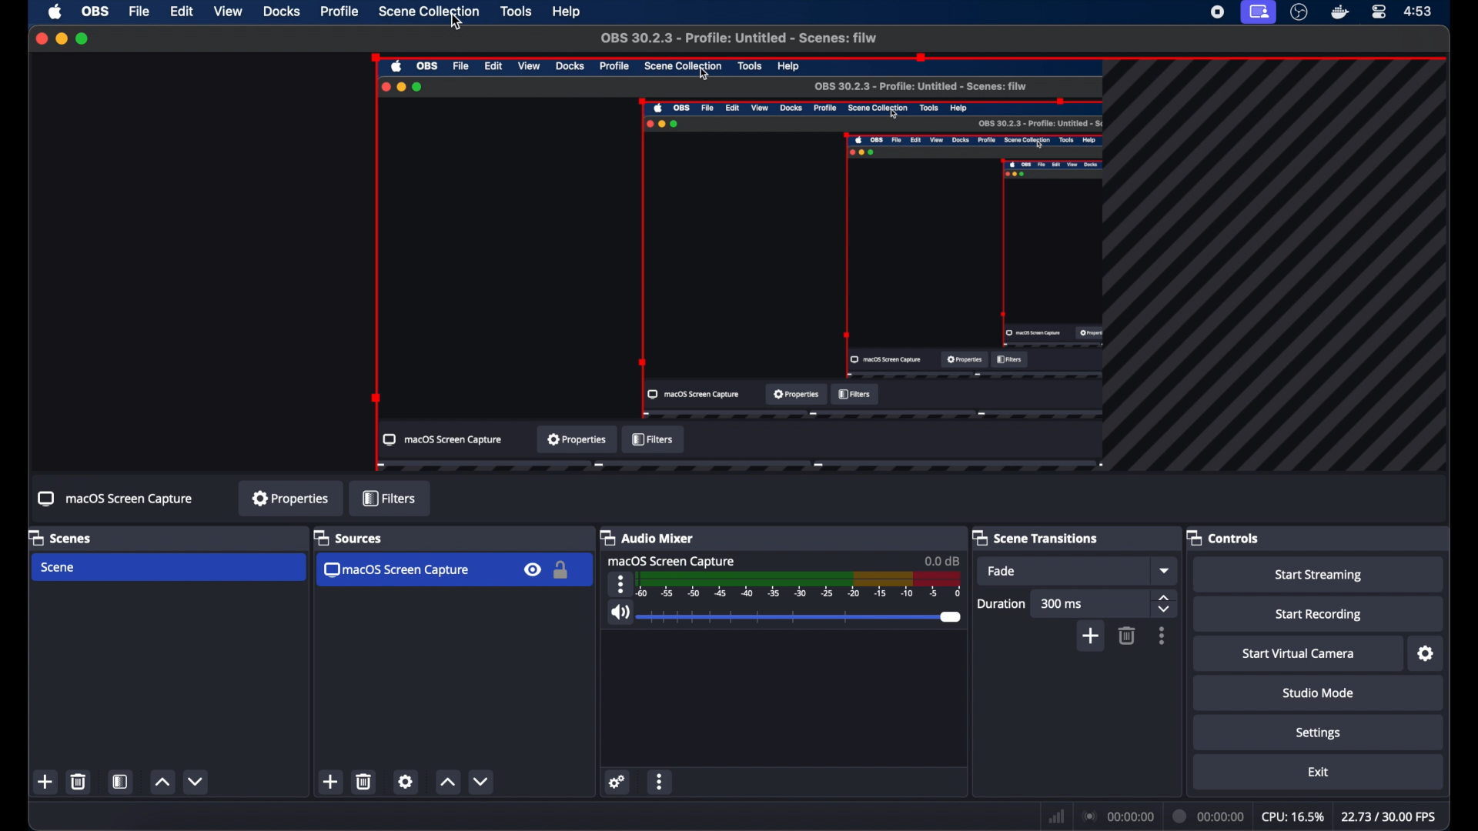 This screenshot has height=831, width=1478. What do you see at coordinates (801, 585) in the screenshot?
I see `scale` at bounding box center [801, 585].